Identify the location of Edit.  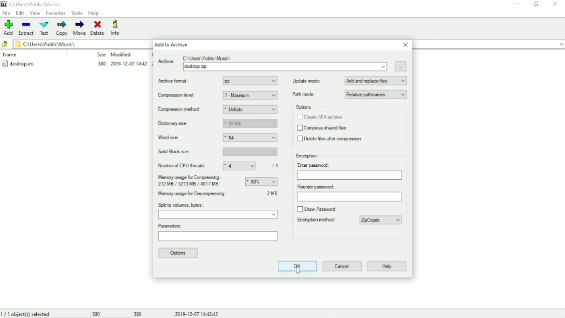
(20, 13).